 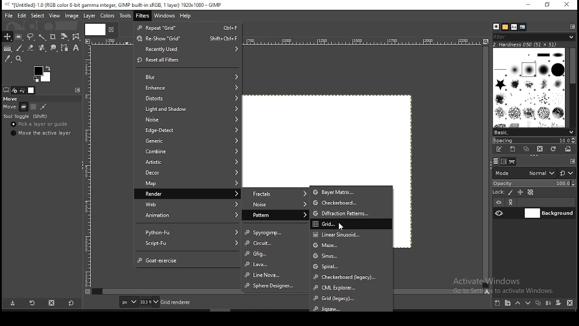 I want to click on tool options, so click(x=7, y=90).